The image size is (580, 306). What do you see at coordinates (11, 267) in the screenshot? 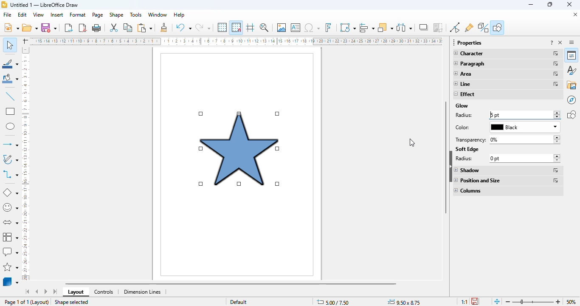
I see `stars and banners` at bounding box center [11, 267].